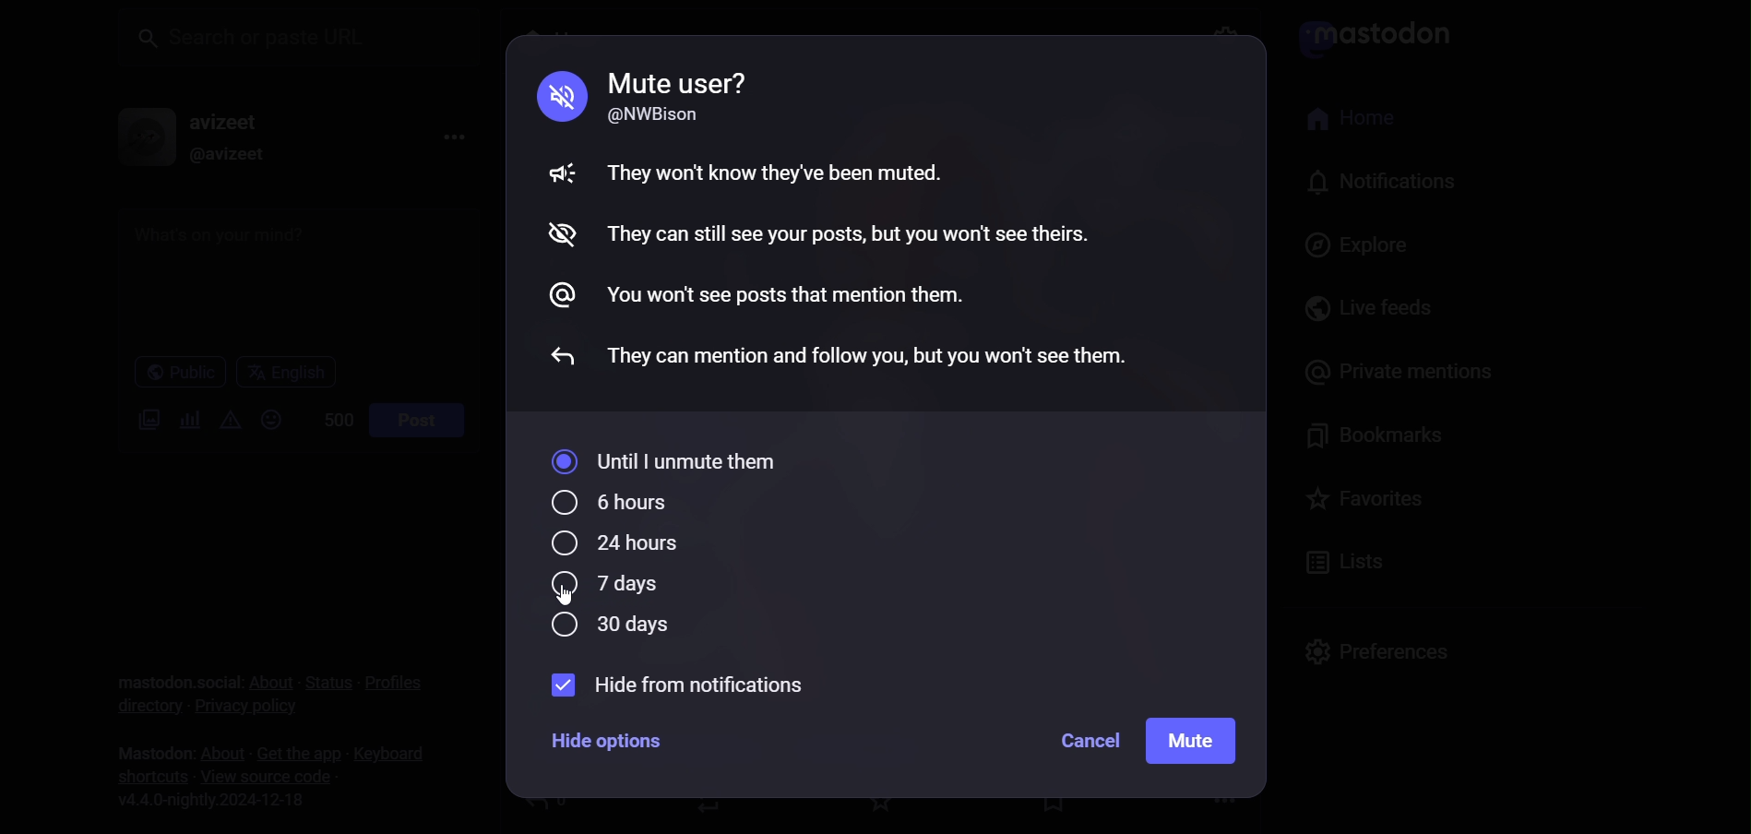 The width and height of the screenshot is (1751, 834). What do you see at coordinates (613, 742) in the screenshot?
I see `Hide options` at bounding box center [613, 742].